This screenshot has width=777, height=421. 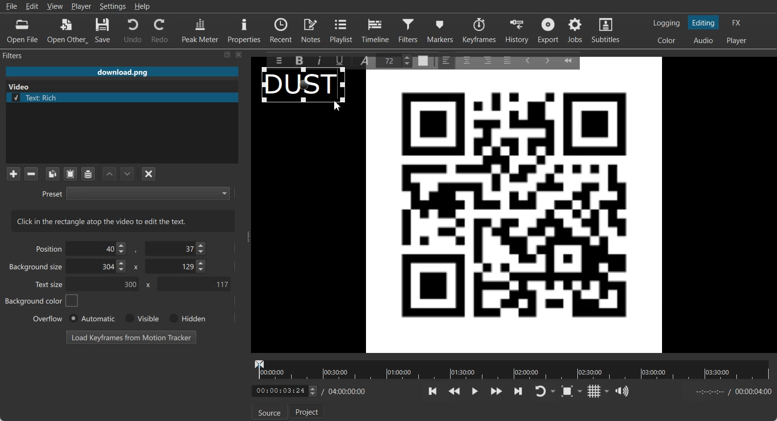 I want to click on View, so click(x=55, y=6).